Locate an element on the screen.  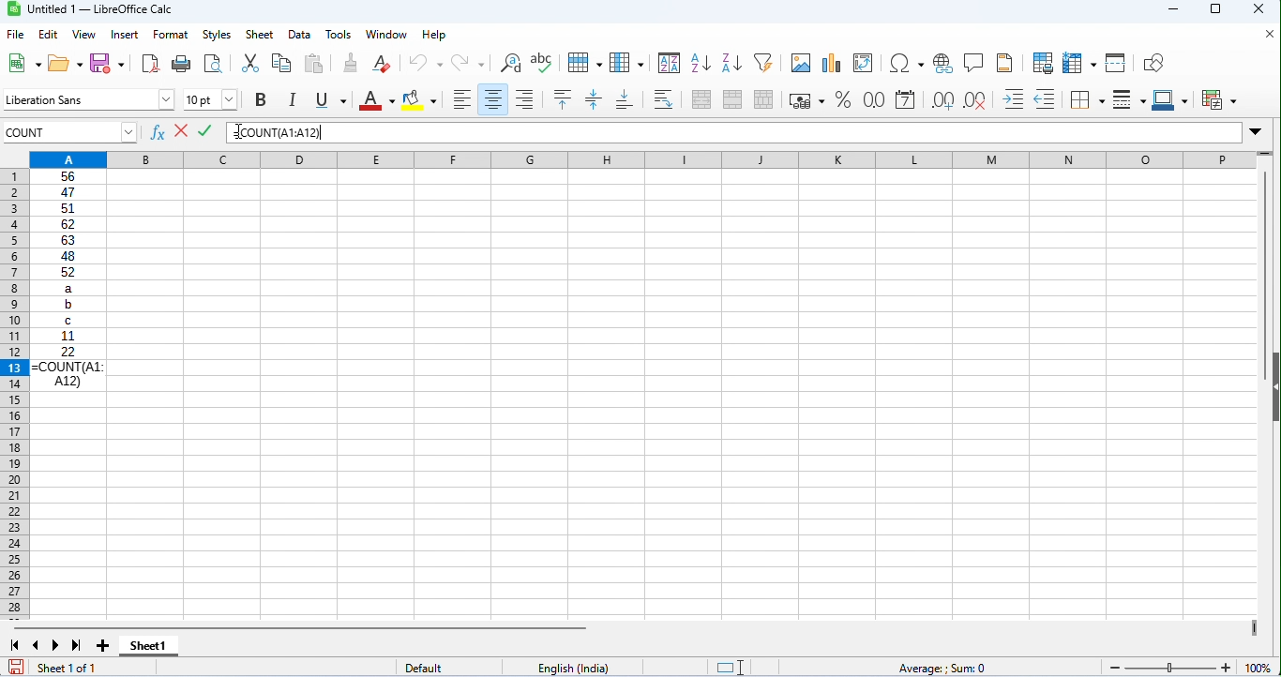
align left is located at coordinates (460, 99).